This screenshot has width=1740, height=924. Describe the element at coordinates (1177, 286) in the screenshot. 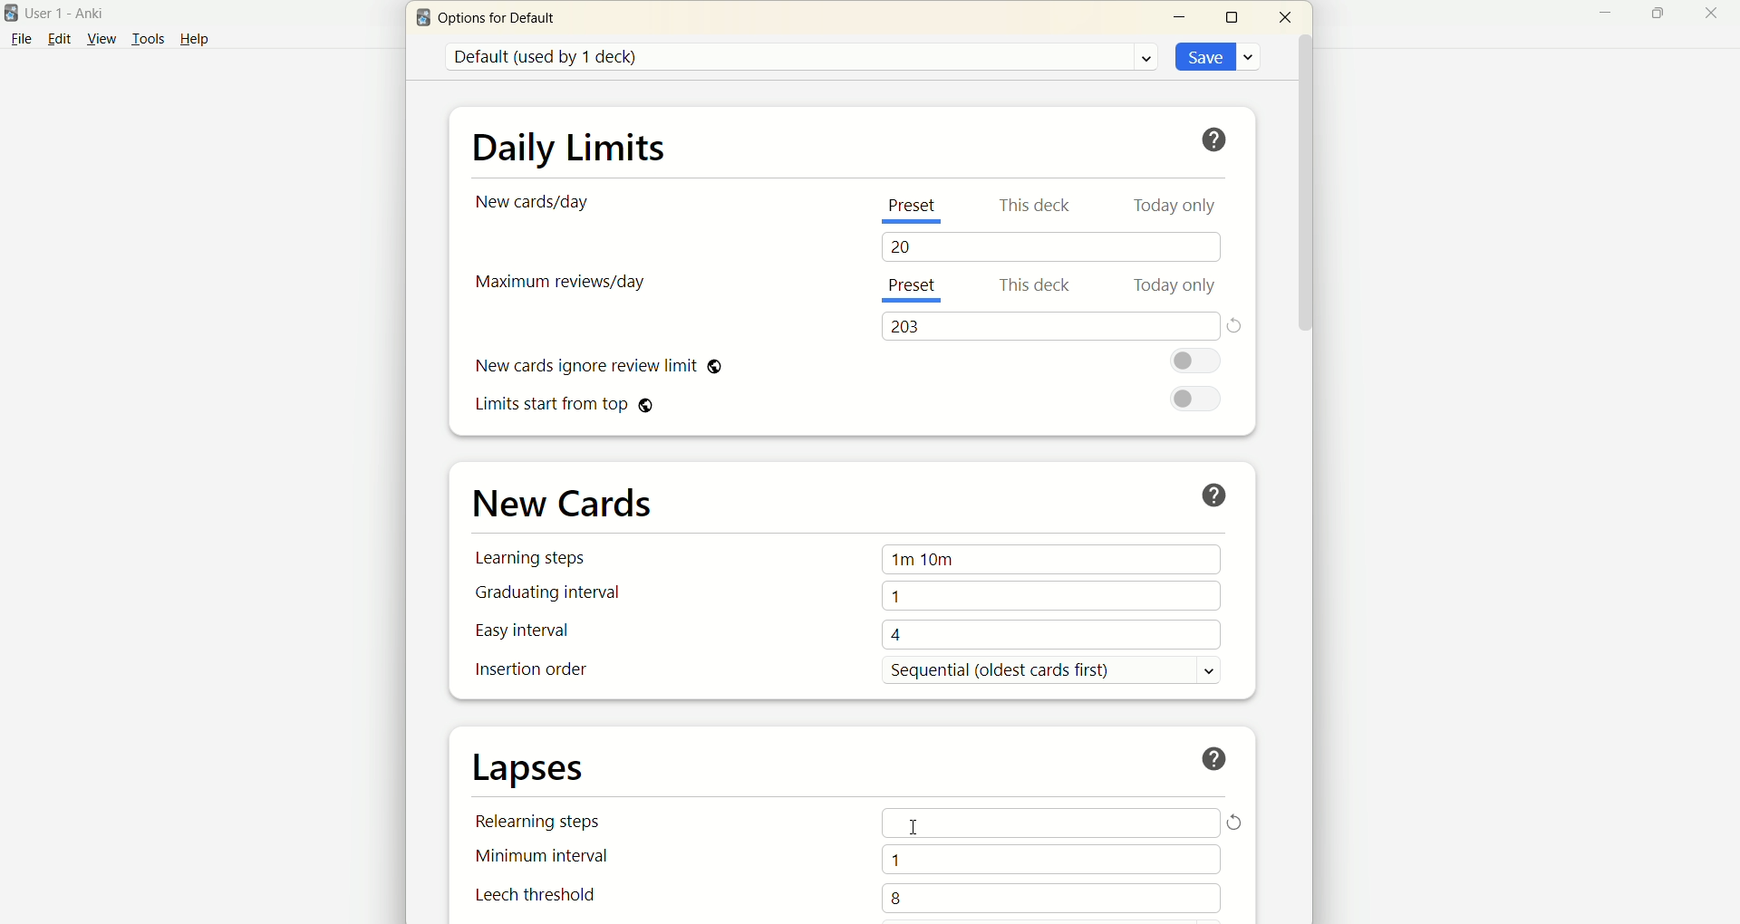

I see `today only` at that location.